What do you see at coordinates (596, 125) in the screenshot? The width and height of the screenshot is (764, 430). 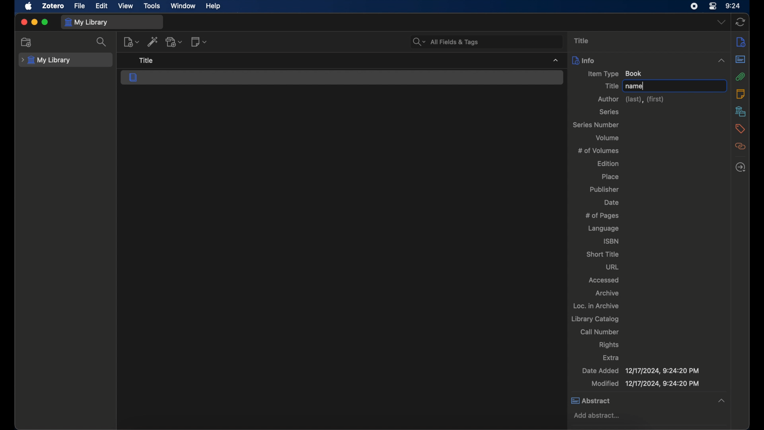 I see `series number` at bounding box center [596, 125].